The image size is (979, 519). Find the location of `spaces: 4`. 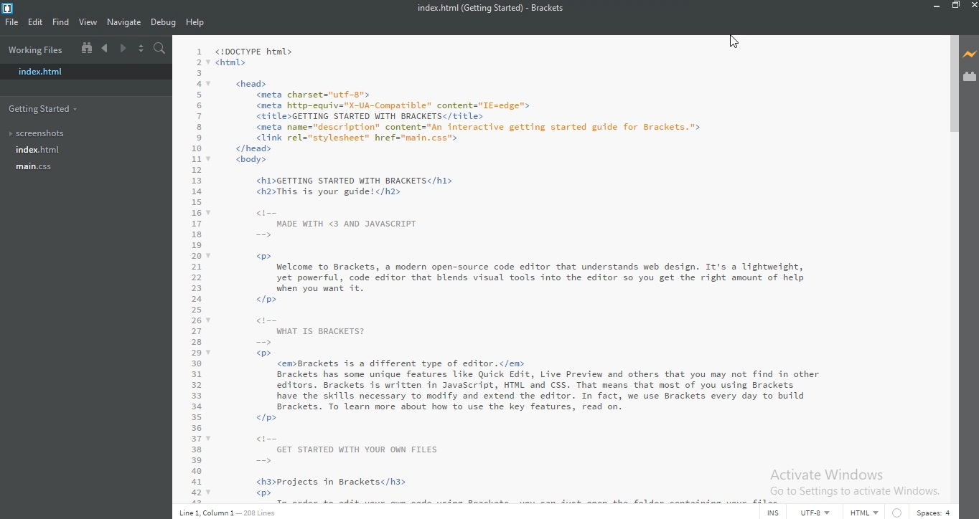

spaces: 4 is located at coordinates (932, 512).